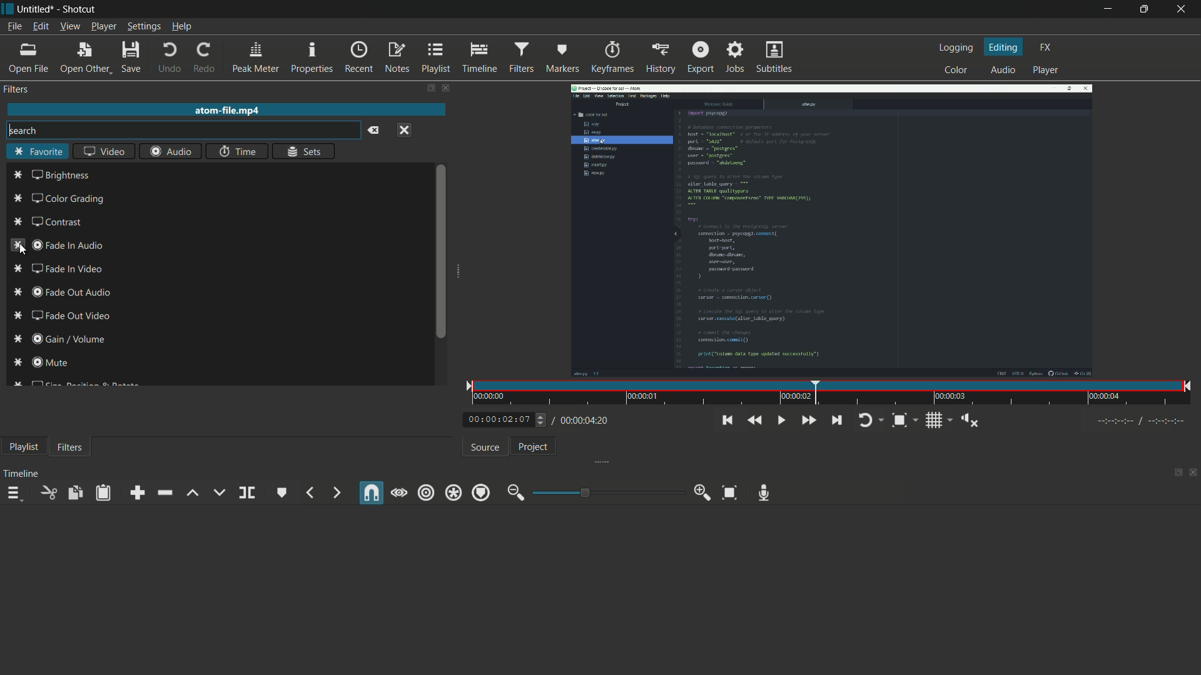  I want to click on edit menu, so click(41, 26).